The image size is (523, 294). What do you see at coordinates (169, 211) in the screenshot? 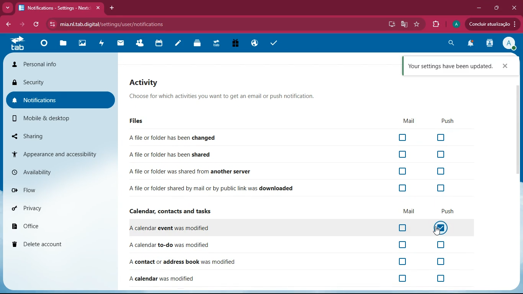
I see `Calendar, contacts and tasks` at bounding box center [169, 211].